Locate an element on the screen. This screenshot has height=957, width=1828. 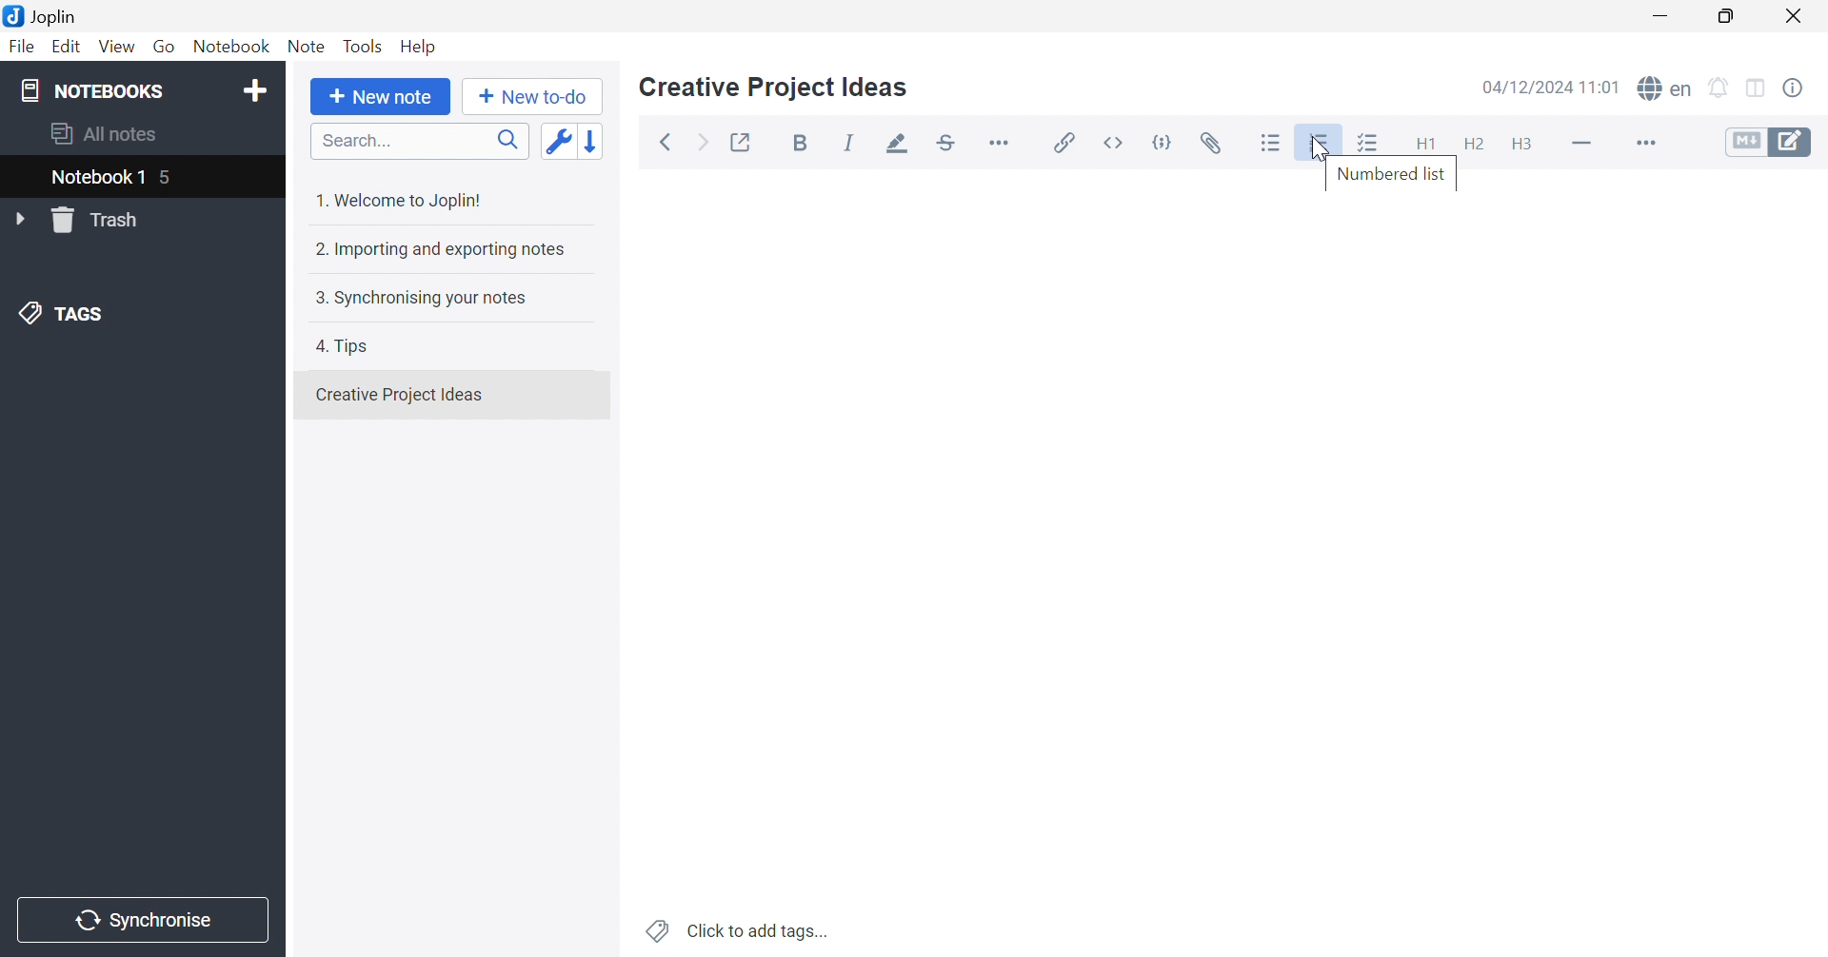
Numbered list is located at coordinates (1389, 176).